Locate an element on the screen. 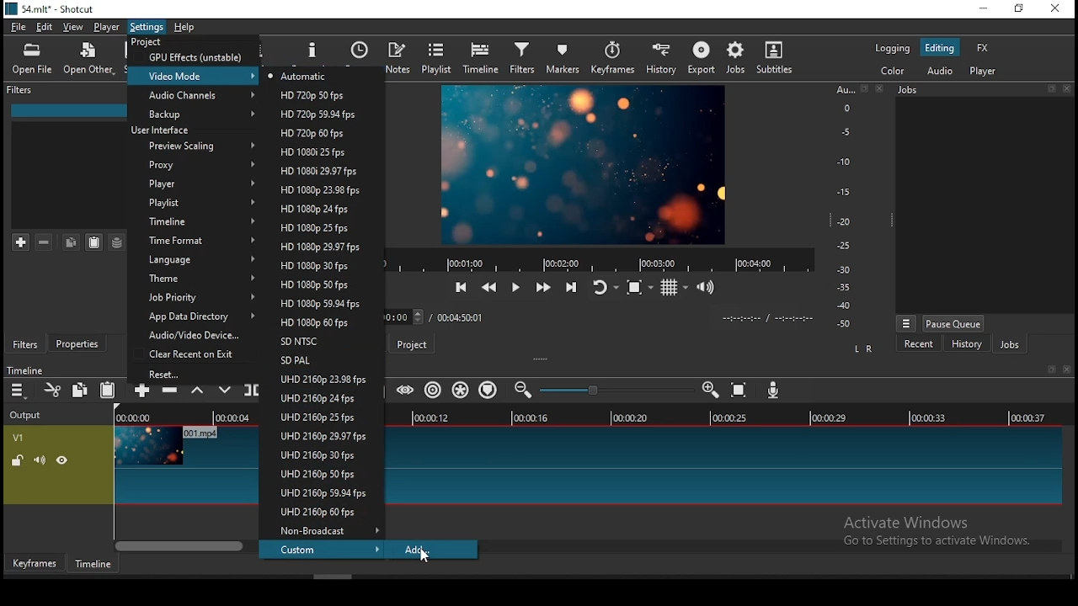 The width and height of the screenshot is (1078, 606). keyframe is located at coordinates (35, 564).